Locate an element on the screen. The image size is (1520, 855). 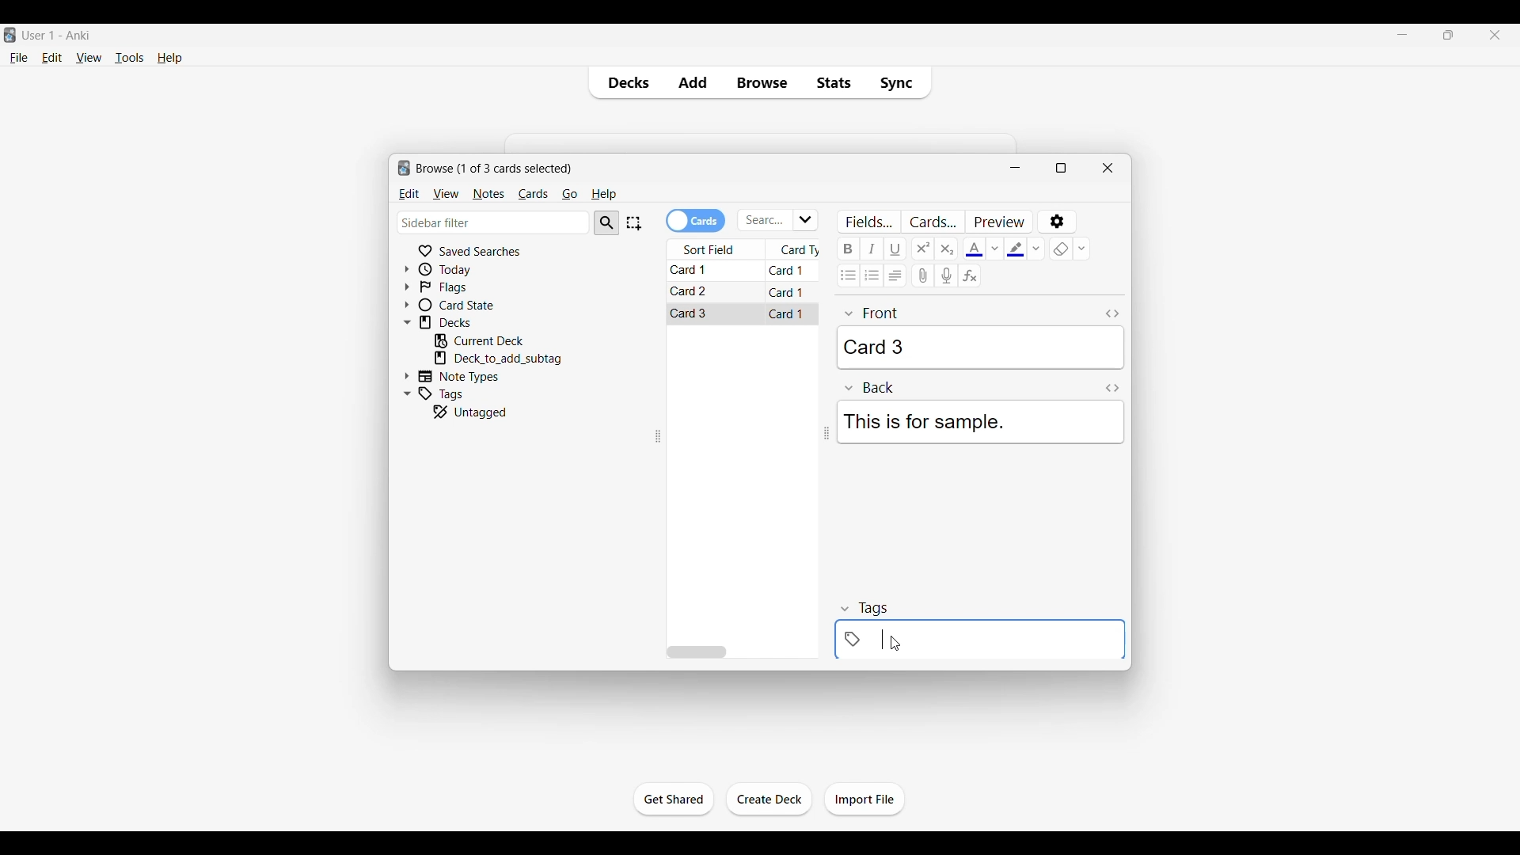
Selected text highlight color is located at coordinates (1016, 249).